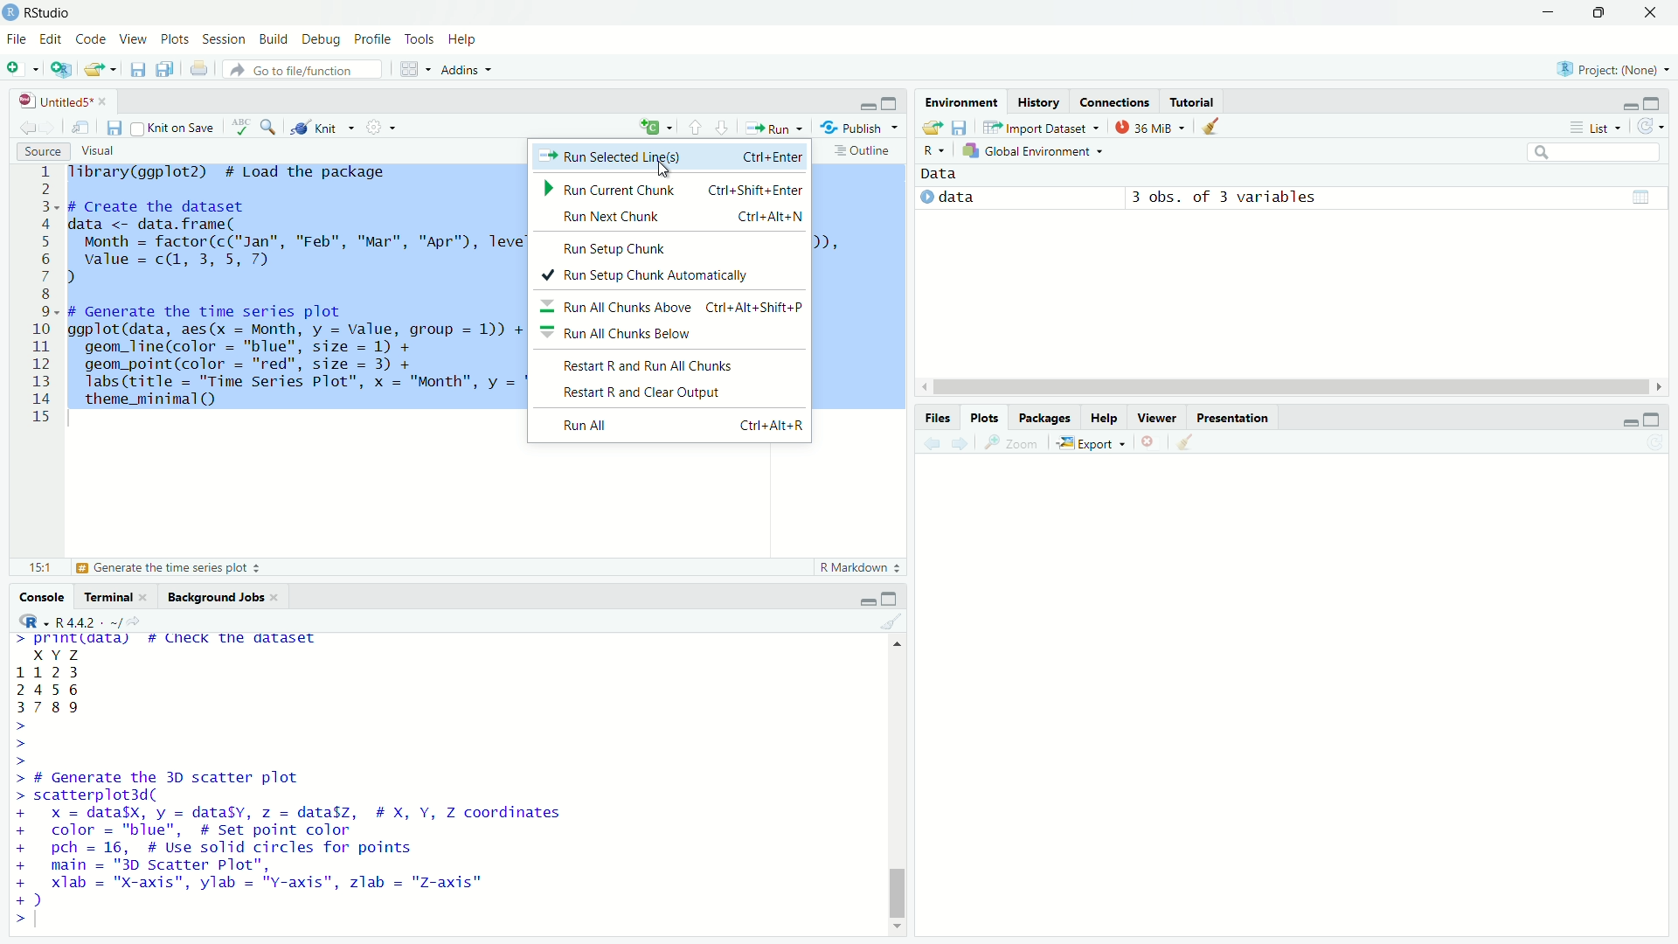  What do you see at coordinates (1236, 198) in the screenshot?
I see `3 obs. of 3 variables` at bounding box center [1236, 198].